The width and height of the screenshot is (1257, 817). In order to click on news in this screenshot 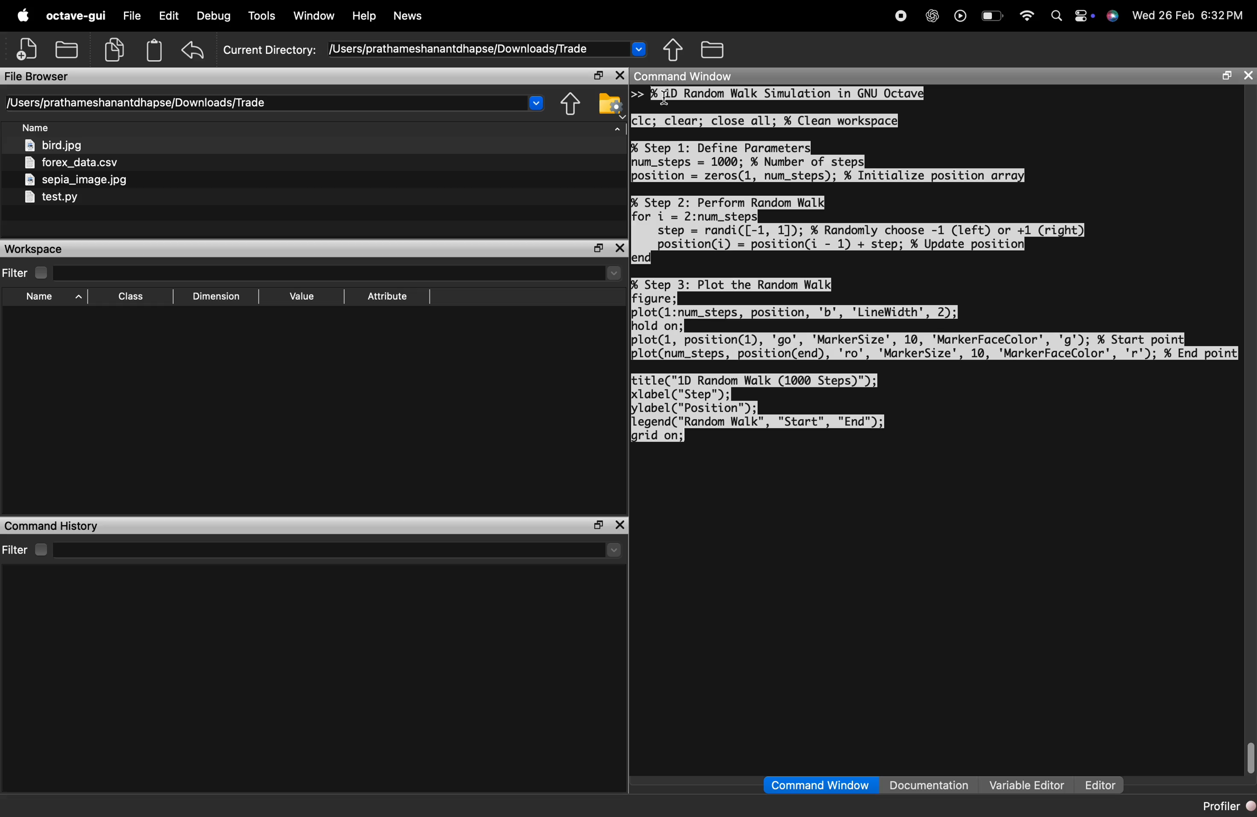, I will do `click(407, 17)`.